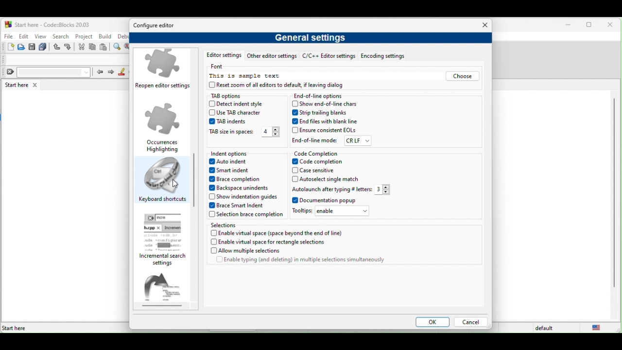  I want to click on documentation popup, so click(326, 201).